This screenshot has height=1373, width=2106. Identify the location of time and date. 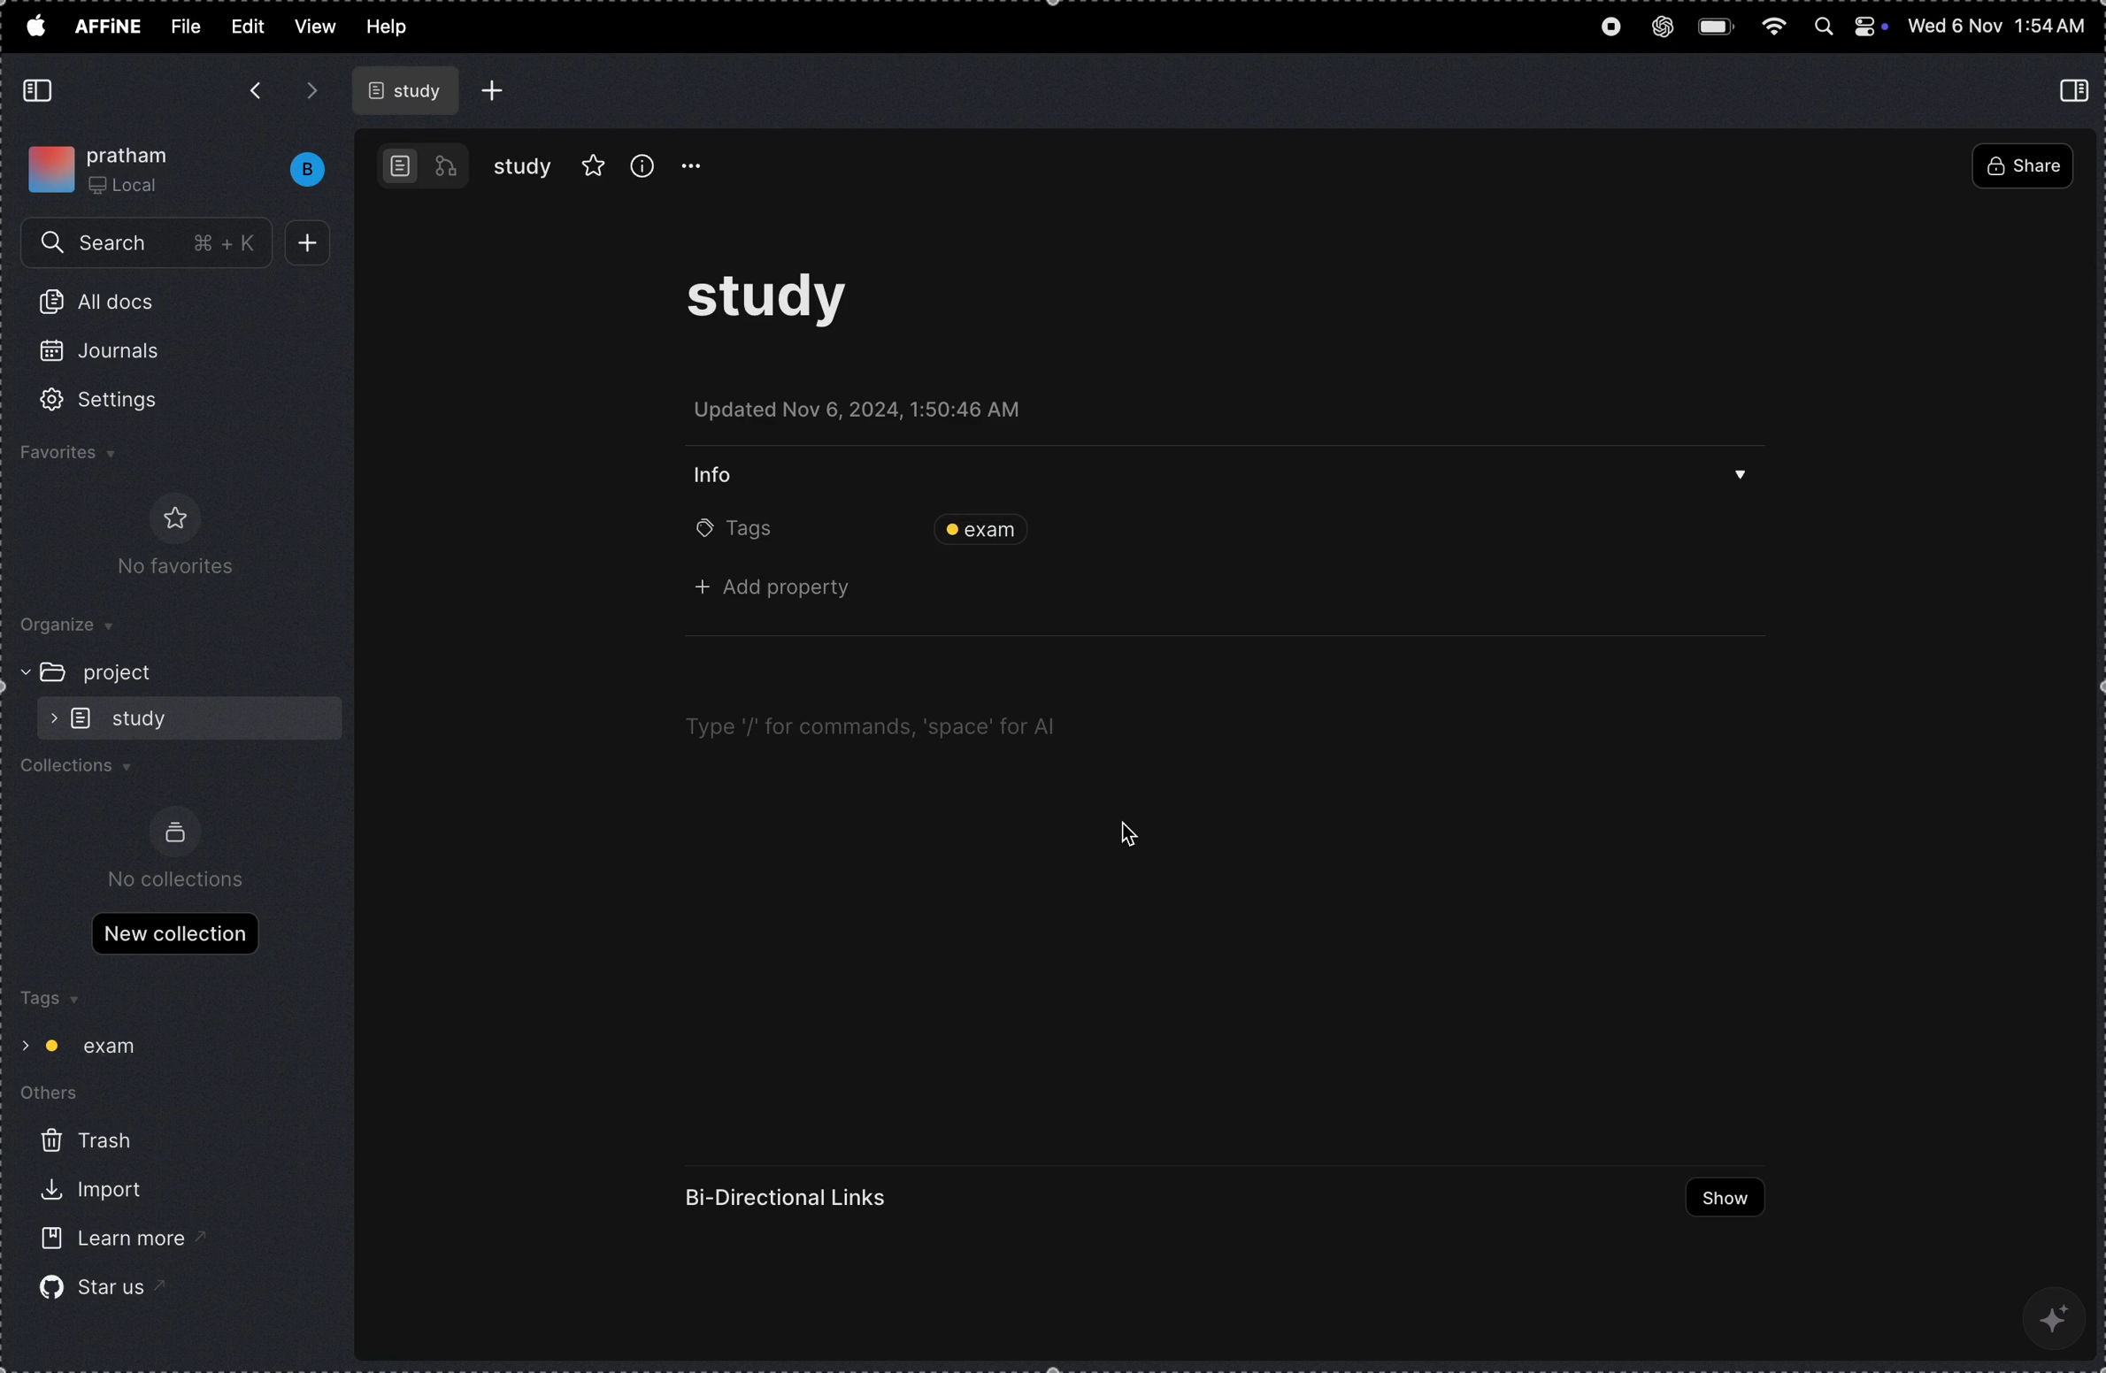
(1997, 27).